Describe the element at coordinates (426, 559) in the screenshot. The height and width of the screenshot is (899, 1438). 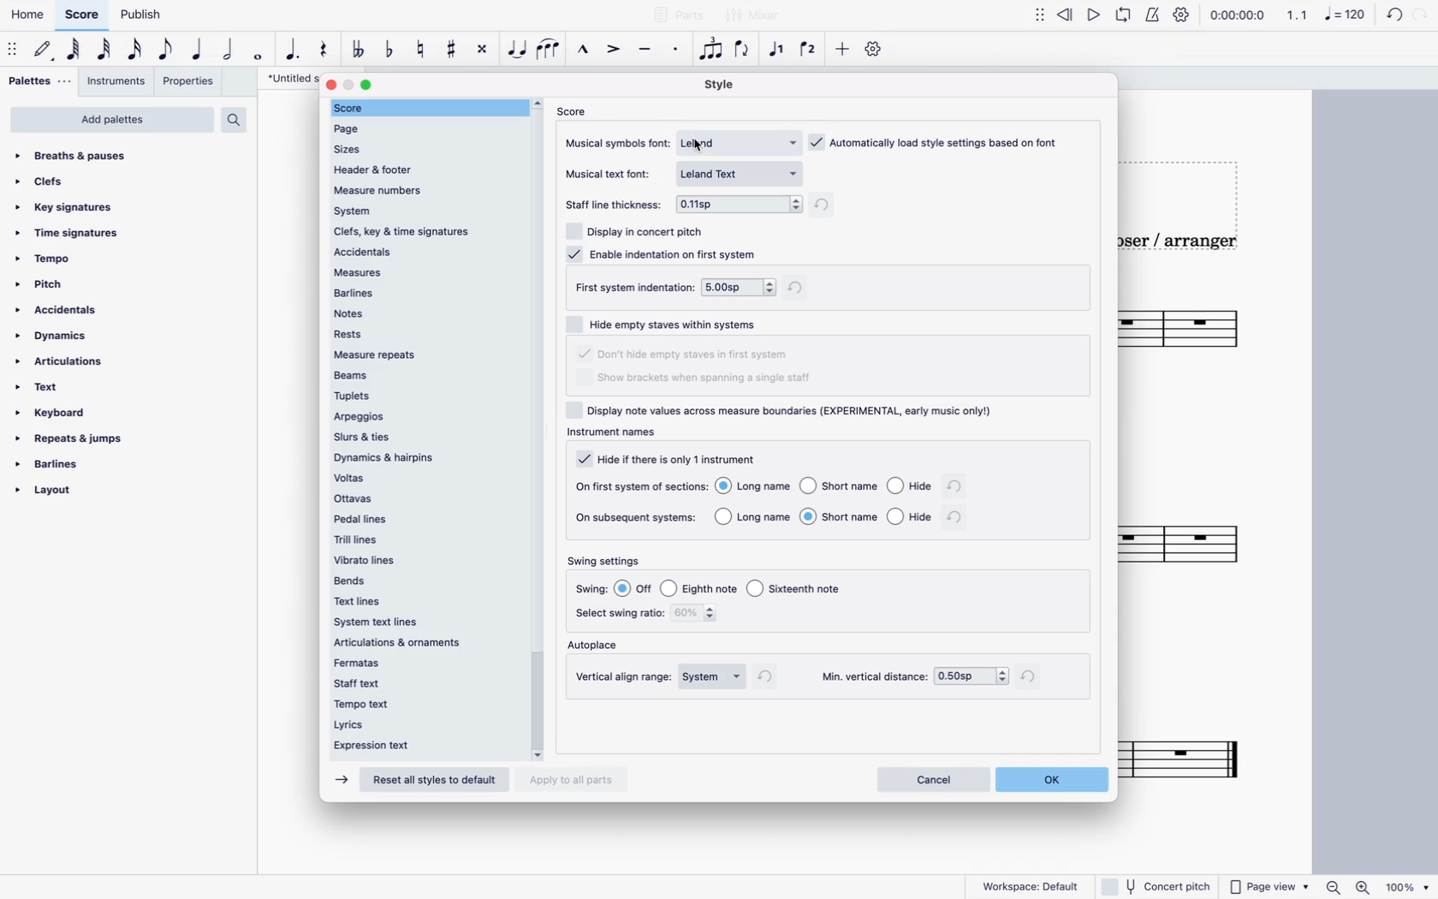
I see `vibrato lines` at that location.